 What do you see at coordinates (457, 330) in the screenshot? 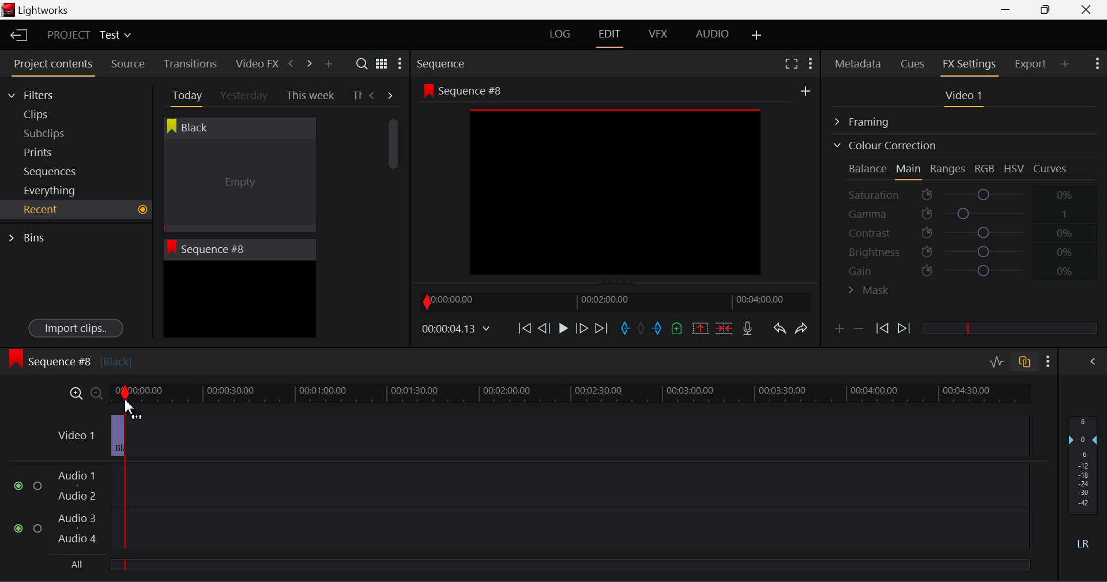
I see `Frame Time` at bounding box center [457, 330].